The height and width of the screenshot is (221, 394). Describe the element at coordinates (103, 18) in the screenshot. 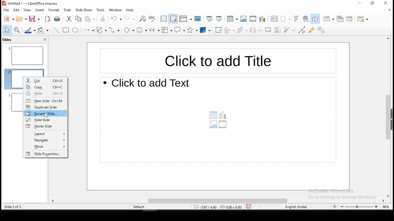

I see `clone formatting` at that location.